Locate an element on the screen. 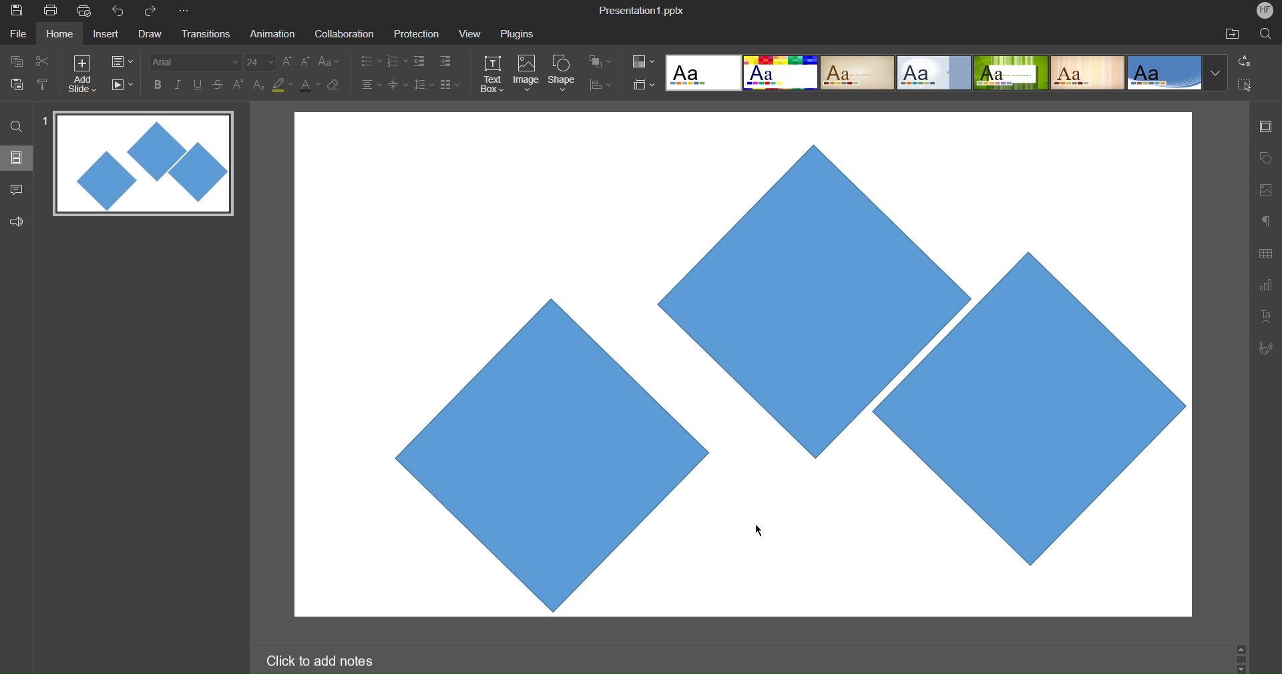 The height and width of the screenshot is (674, 1282). Font is located at coordinates (194, 61).